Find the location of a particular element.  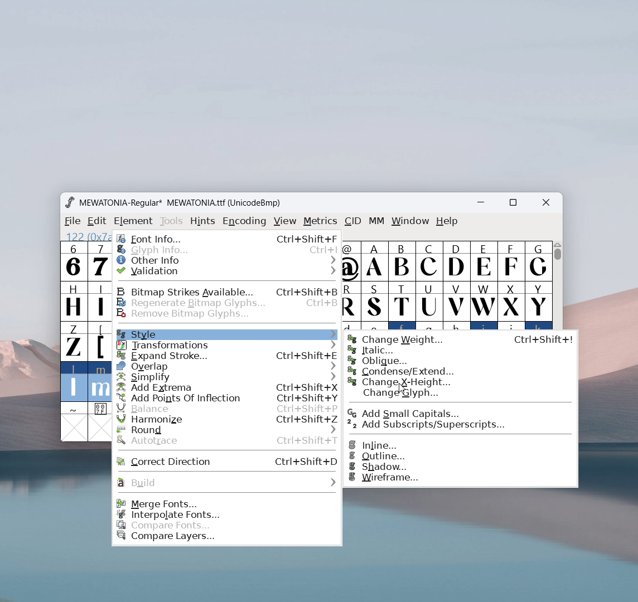

E is located at coordinates (484, 261).